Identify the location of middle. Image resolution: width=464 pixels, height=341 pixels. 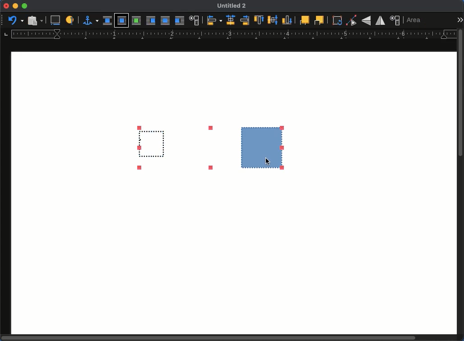
(273, 20).